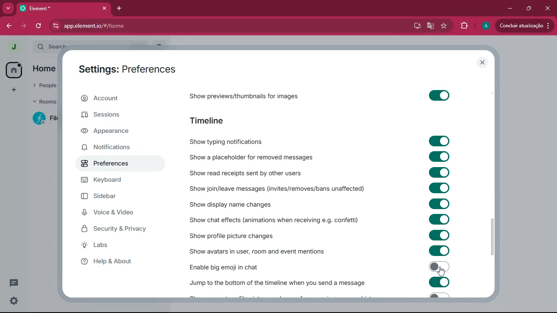  I want to click on keyboard, so click(113, 181).